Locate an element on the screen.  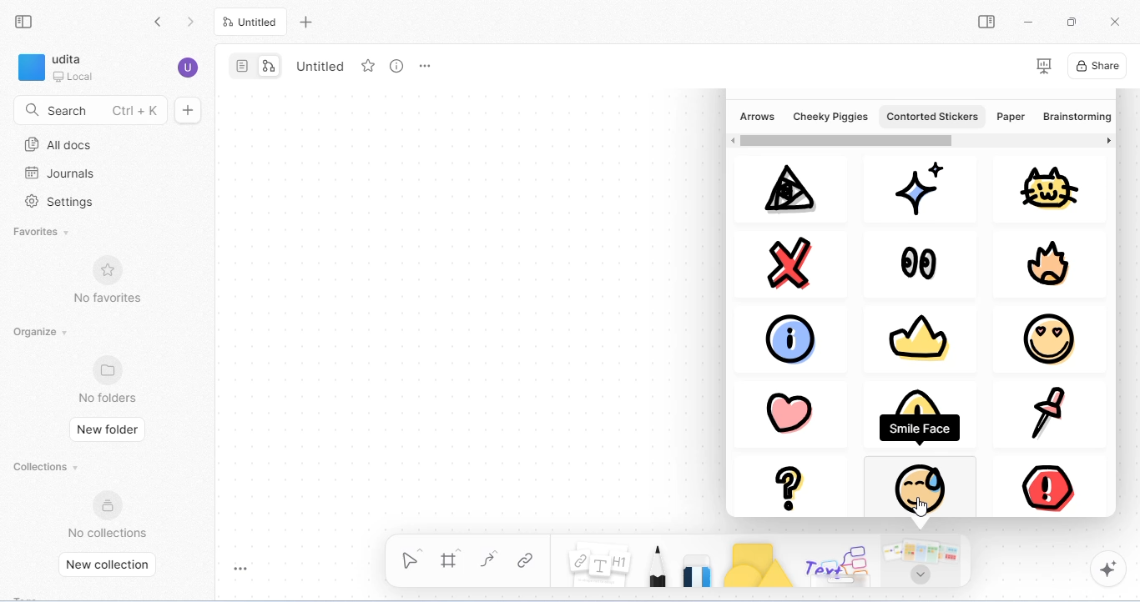
love face is located at coordinates (1047, 339).